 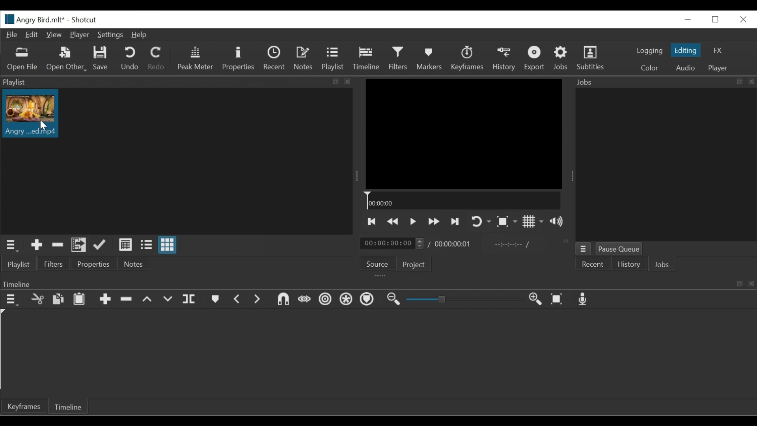 What do you see at coordinates (105, 301) in the screenshot?
I see `add clip` at bounding box center [105, 301].